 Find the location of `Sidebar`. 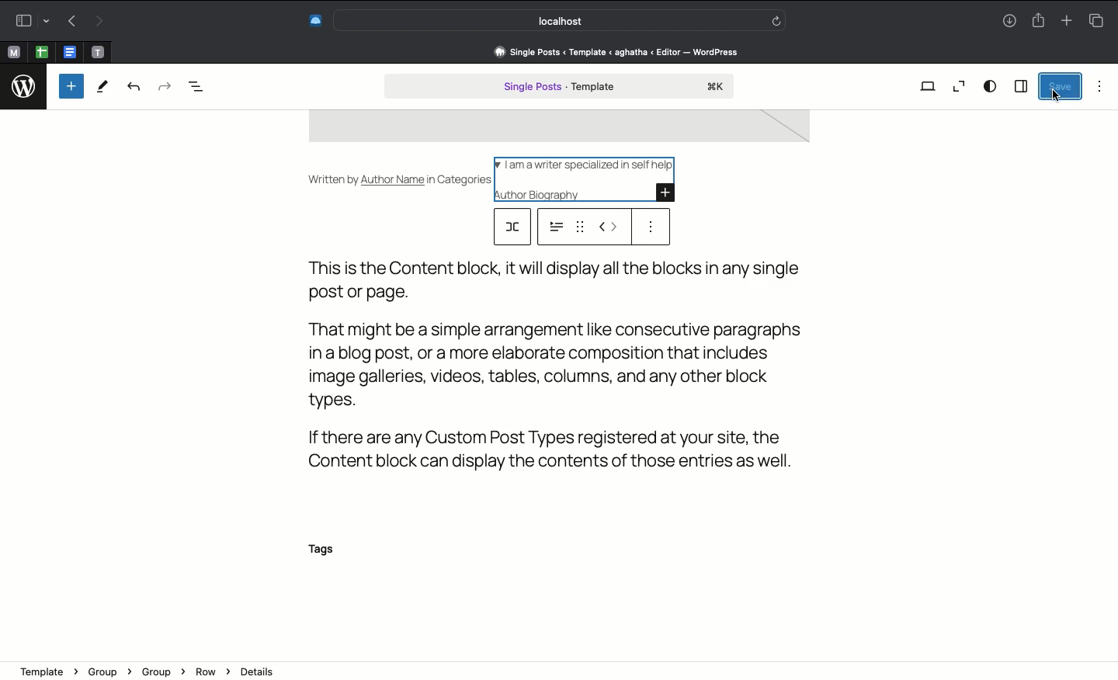

Sidebar is located at coordinates (29, 21).